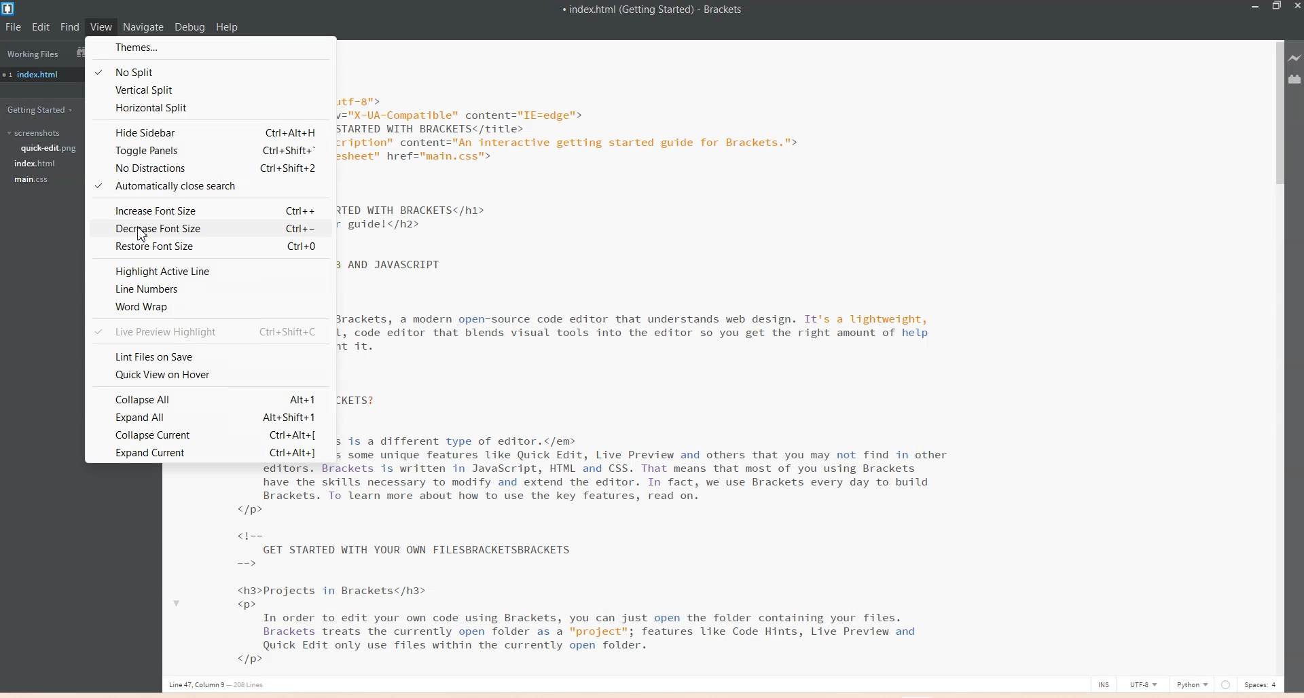  What do you see at coordinates (1261, 684) in the screenshot?
I see `Spaces` at bounding box center [1261, 684].